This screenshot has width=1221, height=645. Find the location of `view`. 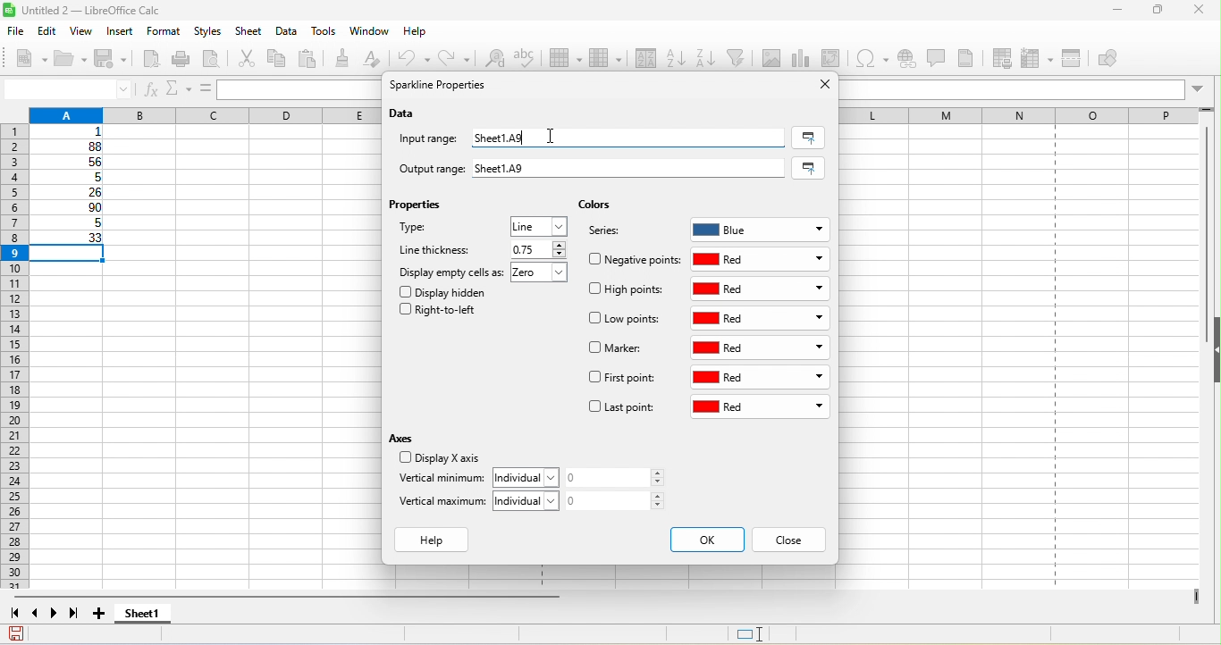

view is located at coordinates (86, 31).